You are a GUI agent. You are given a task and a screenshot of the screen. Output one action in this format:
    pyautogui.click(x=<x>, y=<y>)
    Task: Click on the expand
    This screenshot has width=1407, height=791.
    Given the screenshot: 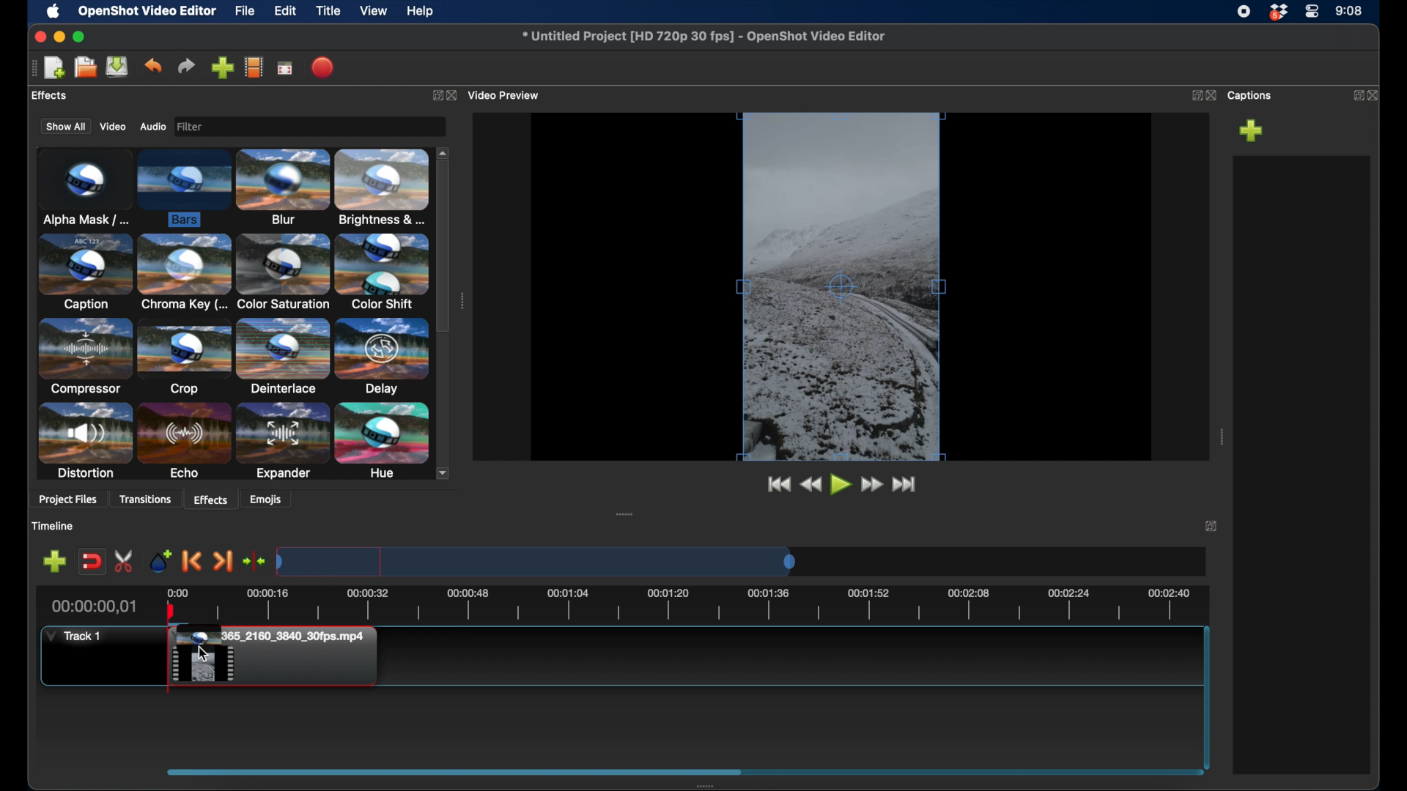 What is the action you would take?
    pyautogui.click(x=435, y=94)
    